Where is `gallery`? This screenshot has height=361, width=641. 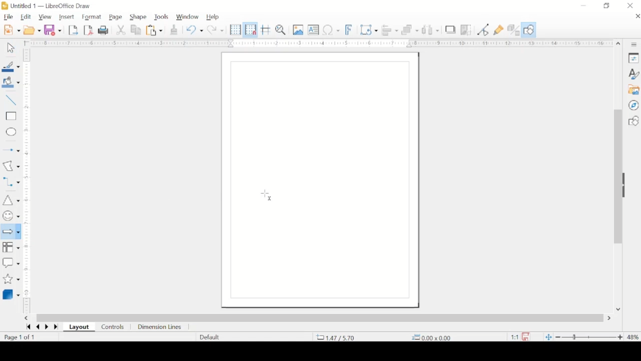 gallery is located at coordinates (633, 90).